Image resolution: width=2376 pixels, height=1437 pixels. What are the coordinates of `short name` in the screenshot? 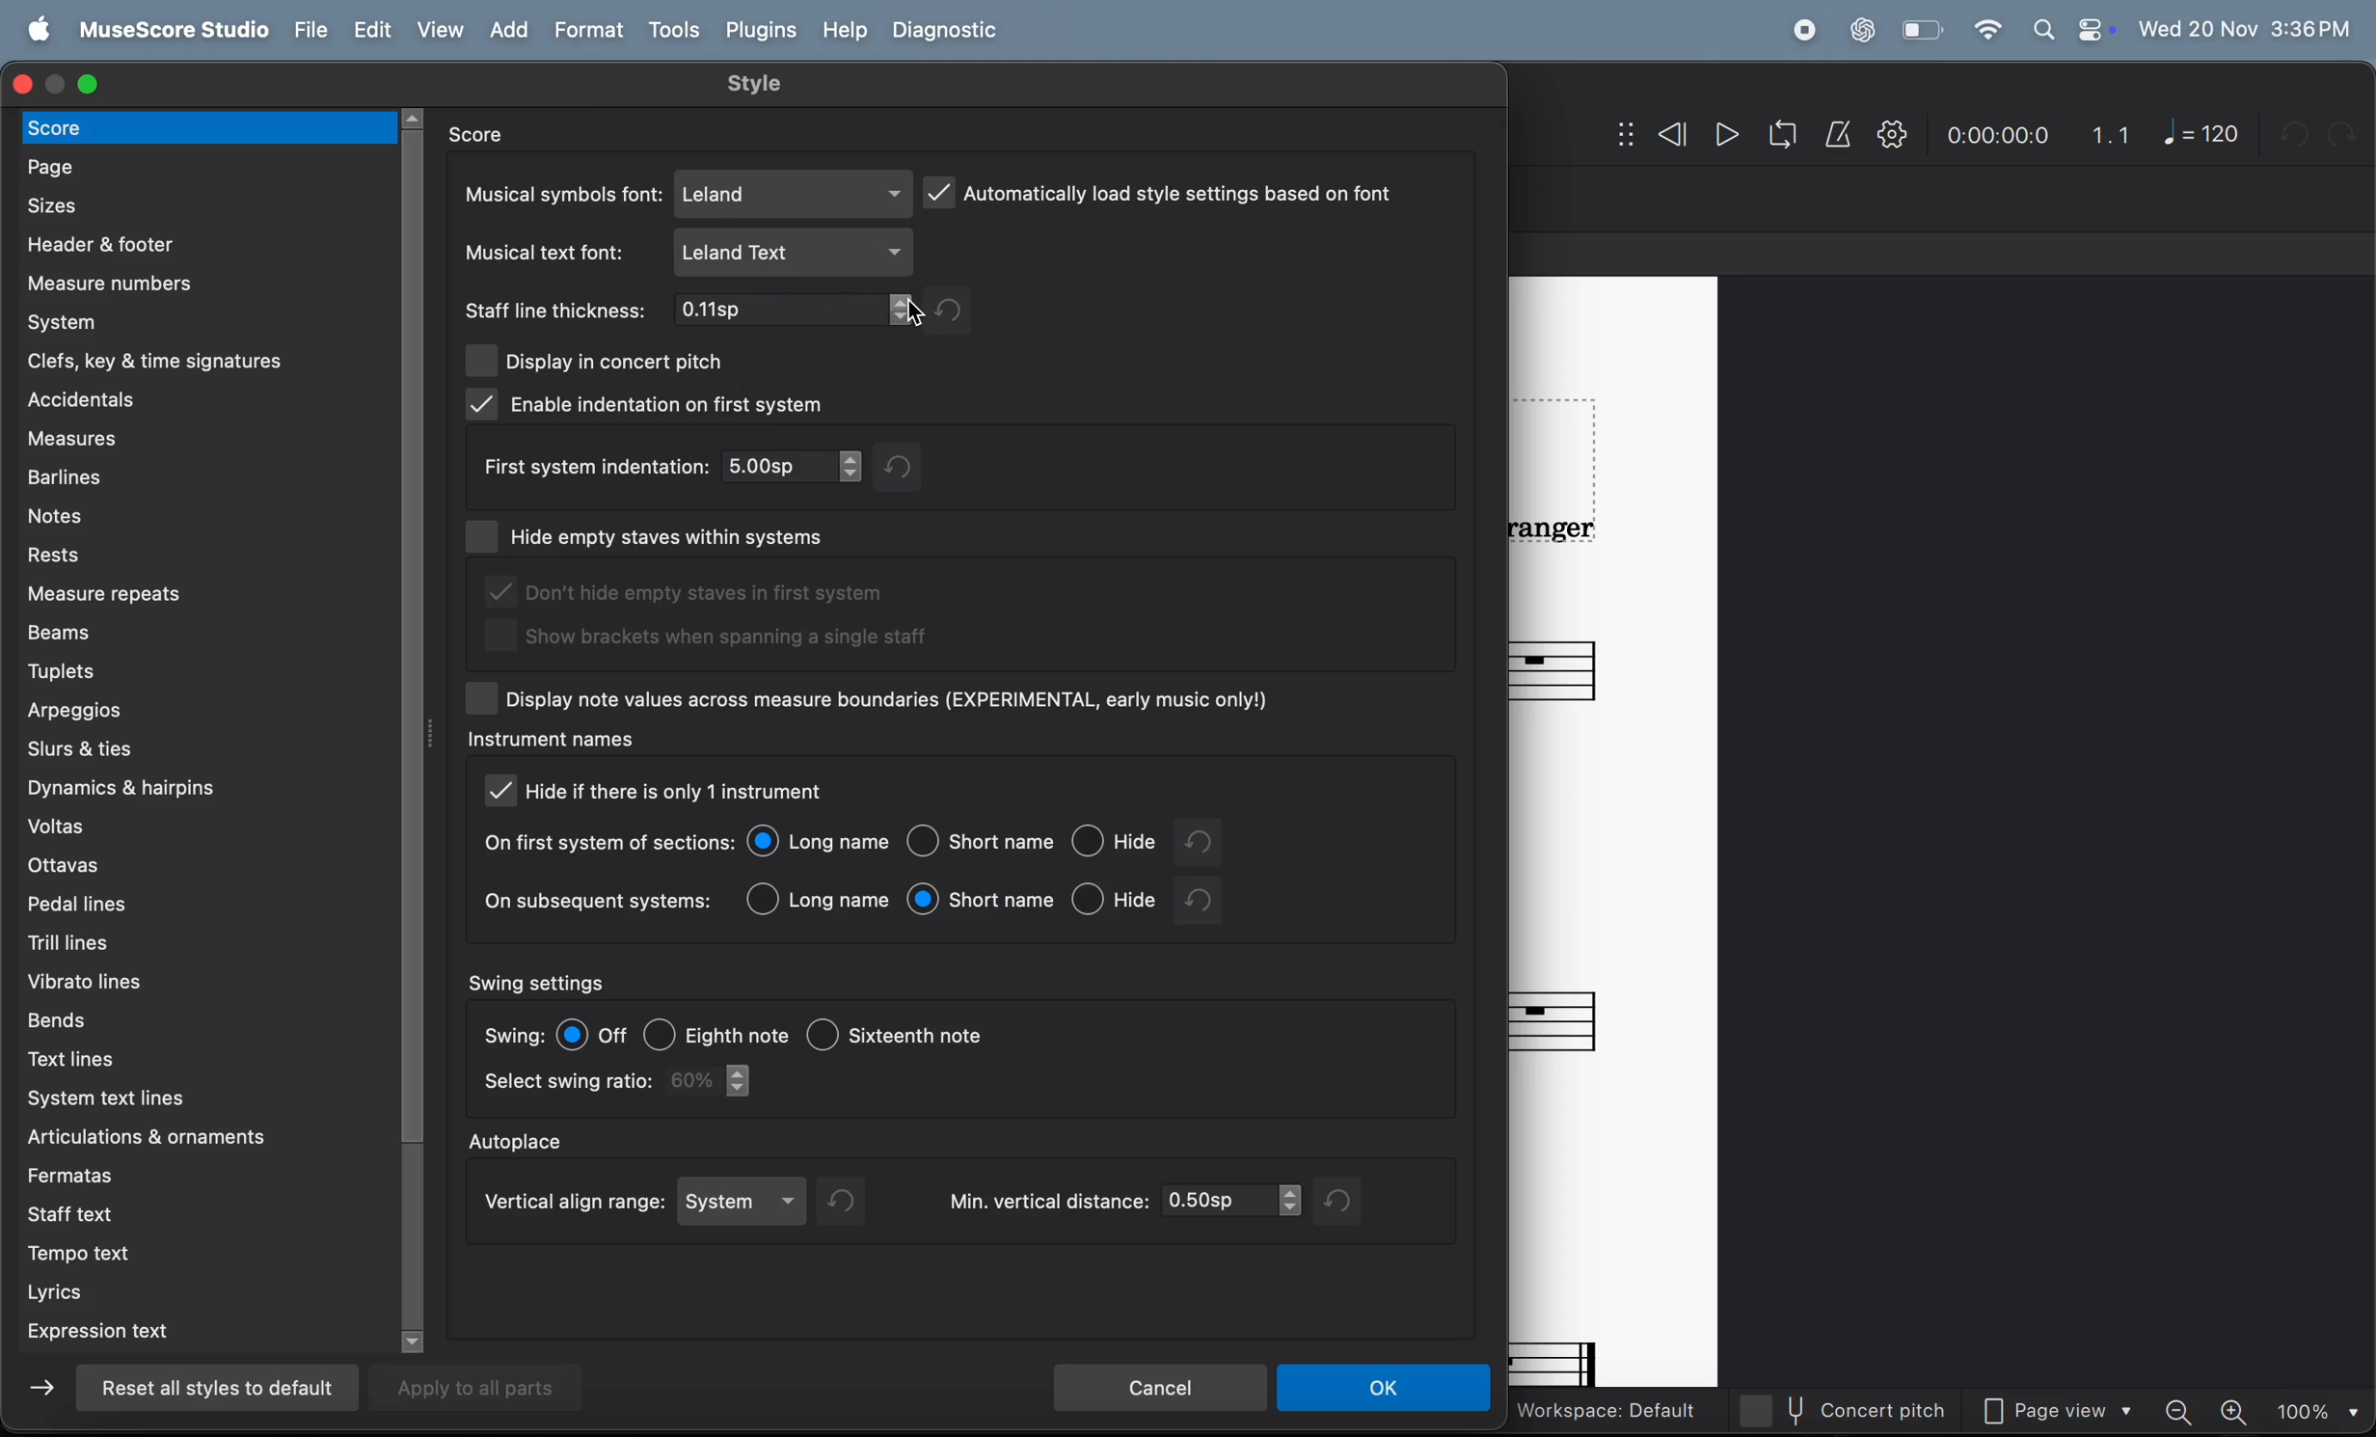 It's located at (982, 900).